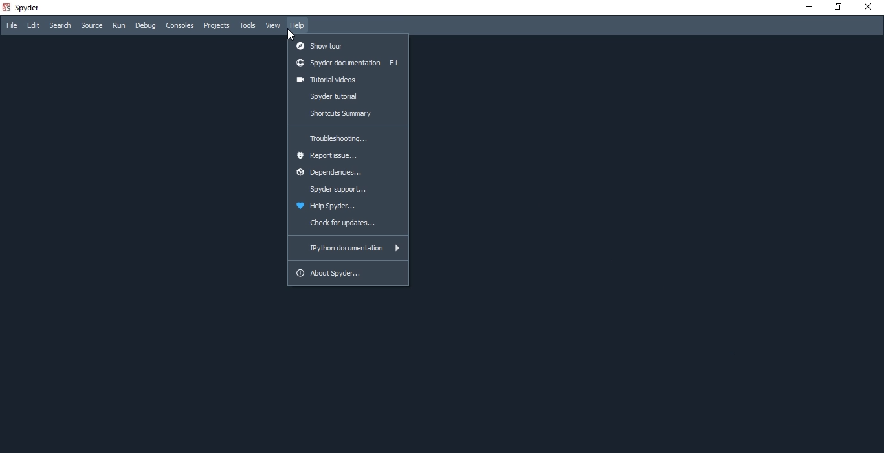  Describe the element at coordinates (349, 156) in the screenshot. I see `report issue` at that location.